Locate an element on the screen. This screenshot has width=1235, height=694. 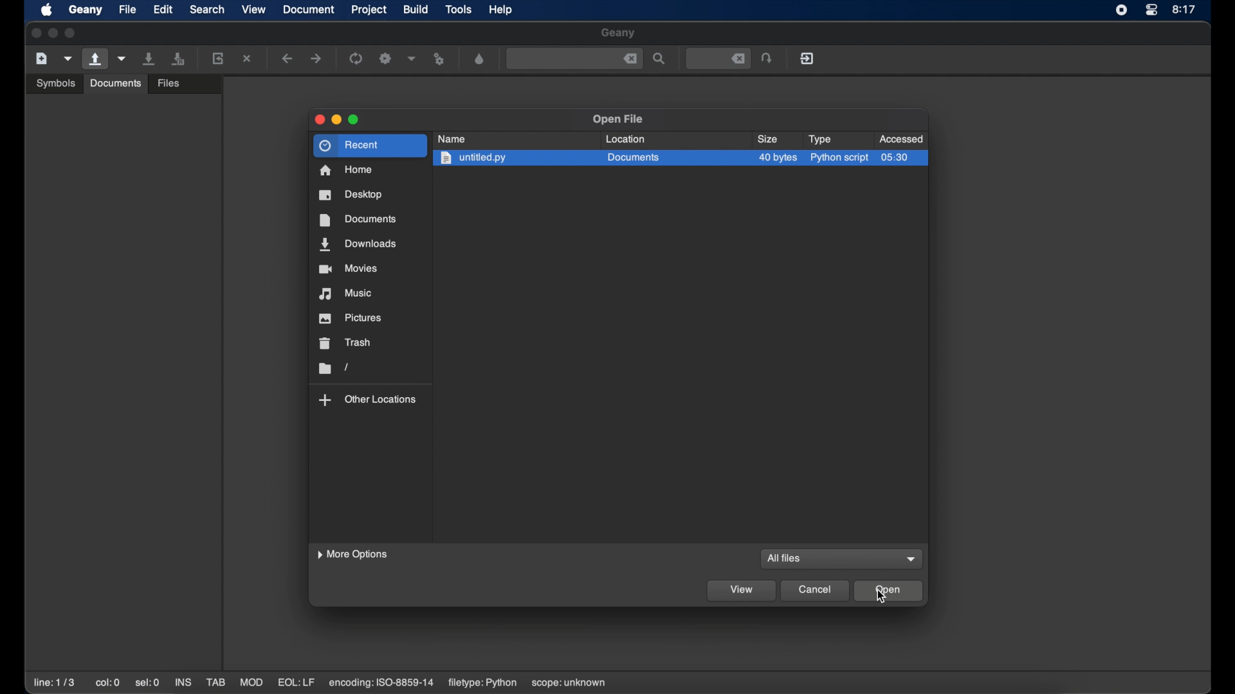
filetype: python is located at coordinates (482, 683).